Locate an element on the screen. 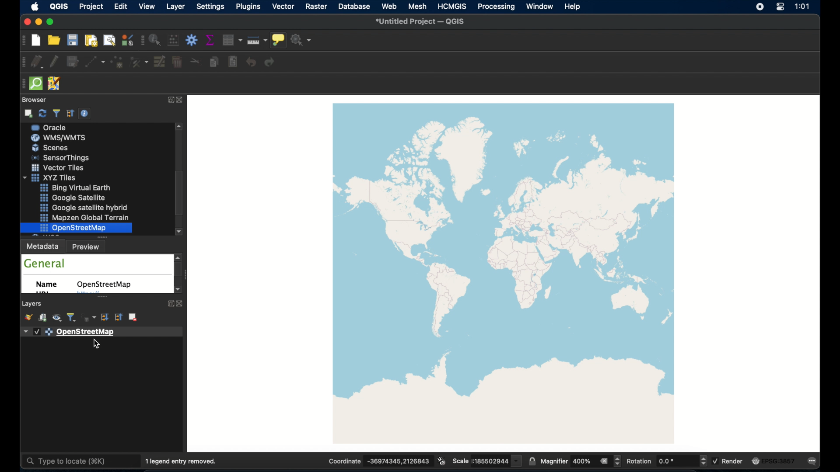 This screenshot has width=840, height=472. control center is located at coordinates (780, 7).